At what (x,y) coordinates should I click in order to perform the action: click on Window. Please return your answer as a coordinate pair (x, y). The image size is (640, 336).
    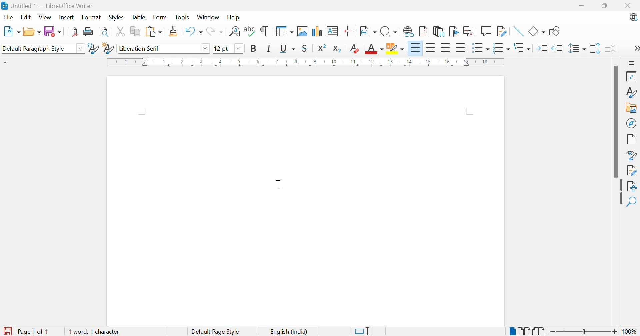
    Looking at the image, I should click on (208, 17).